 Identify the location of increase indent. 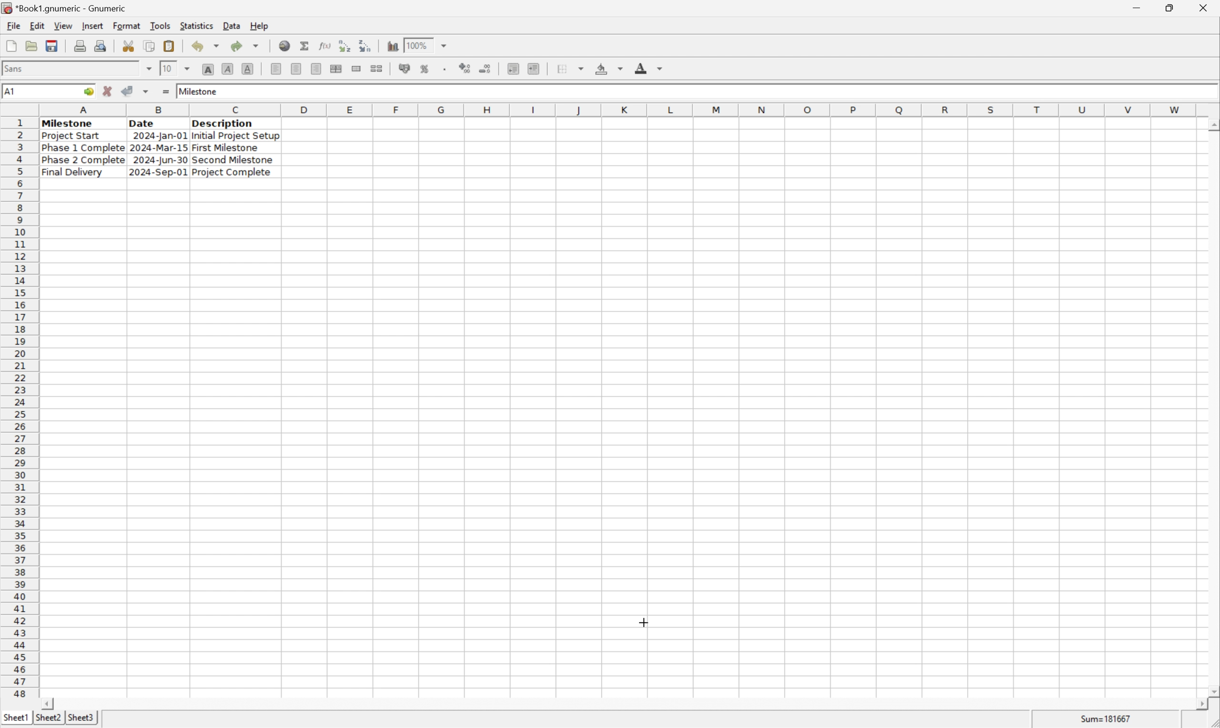
(536, 69).